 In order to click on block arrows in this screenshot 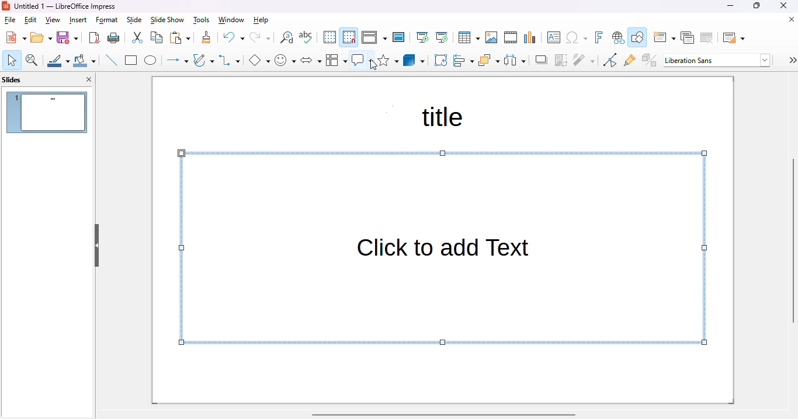, I will do `click(311, 61)`.